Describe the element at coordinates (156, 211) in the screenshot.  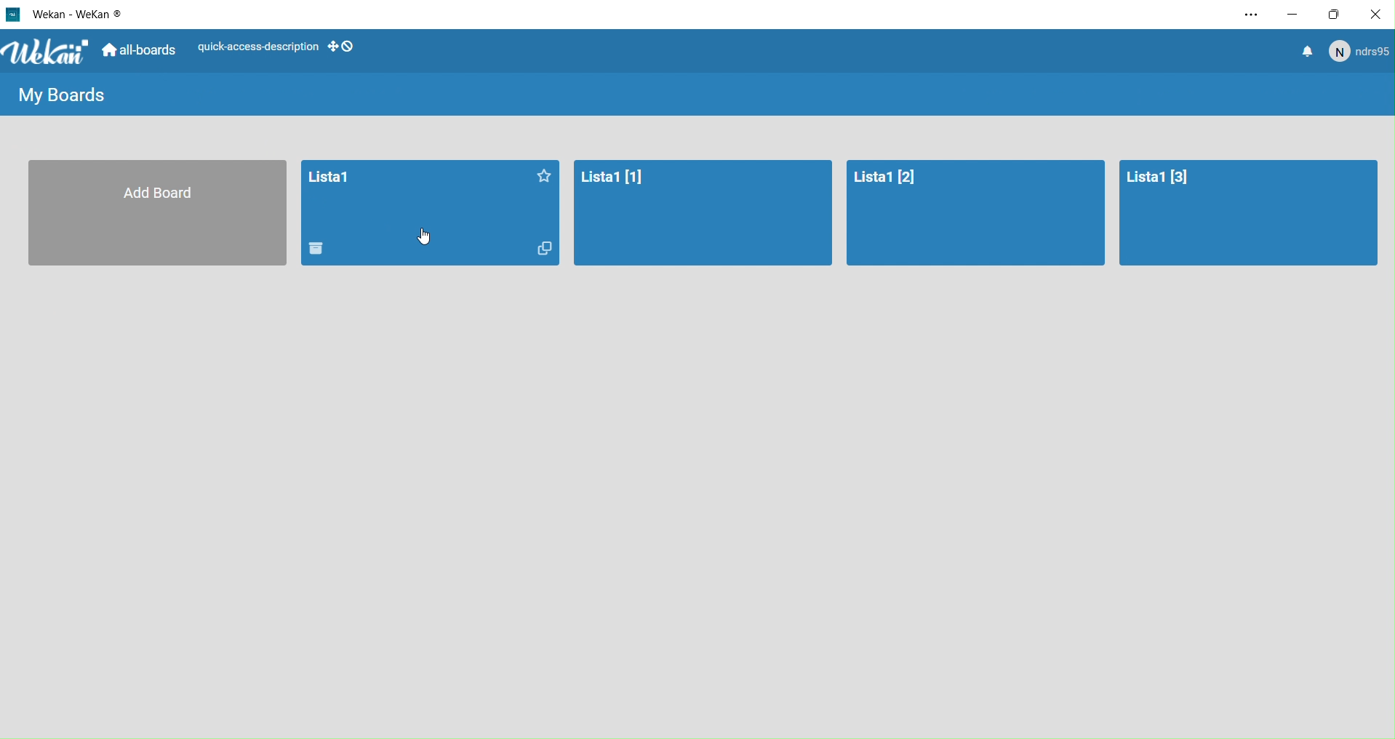
I see `Add a board` at that location.